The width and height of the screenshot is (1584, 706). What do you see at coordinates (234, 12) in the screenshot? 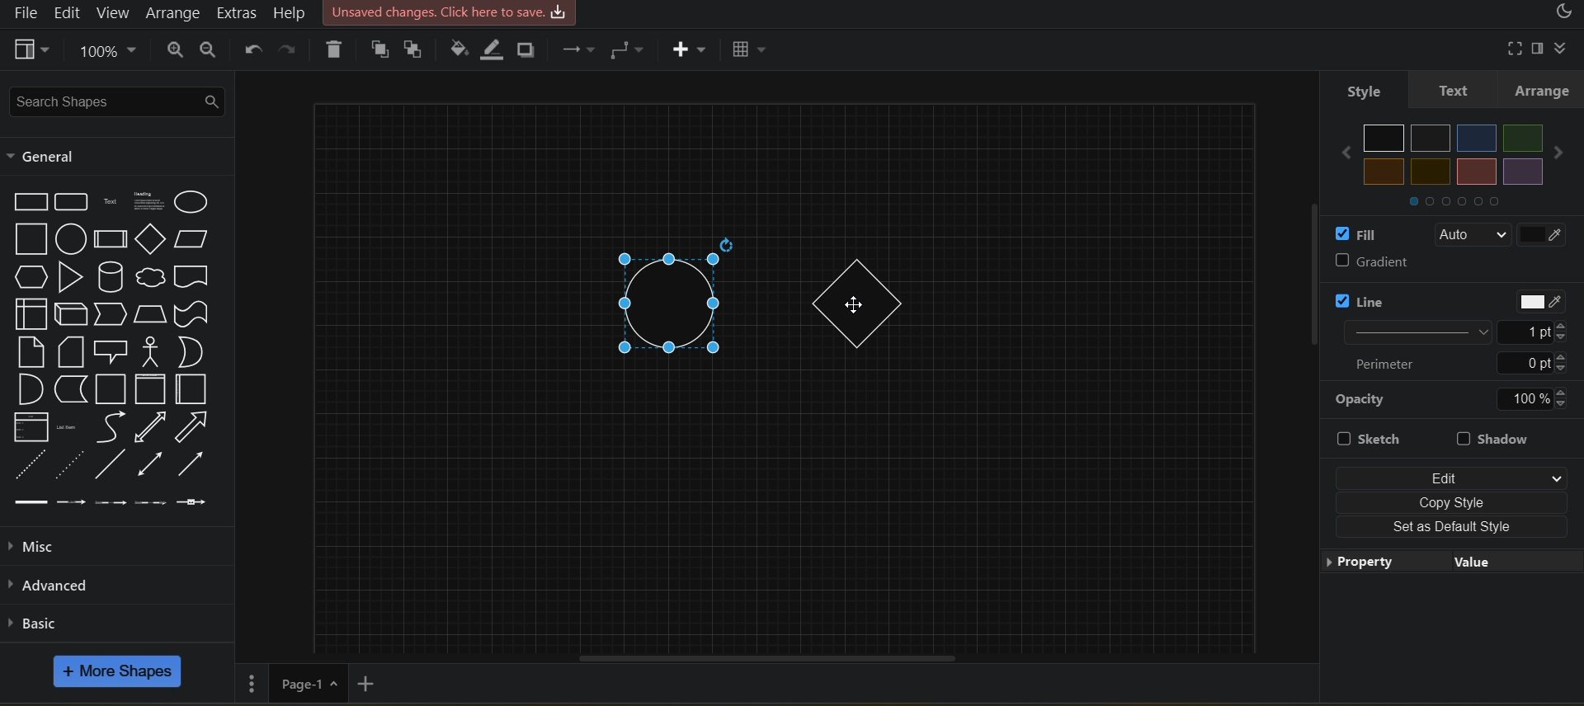
I see `extras` at bounding box center [234, 12].